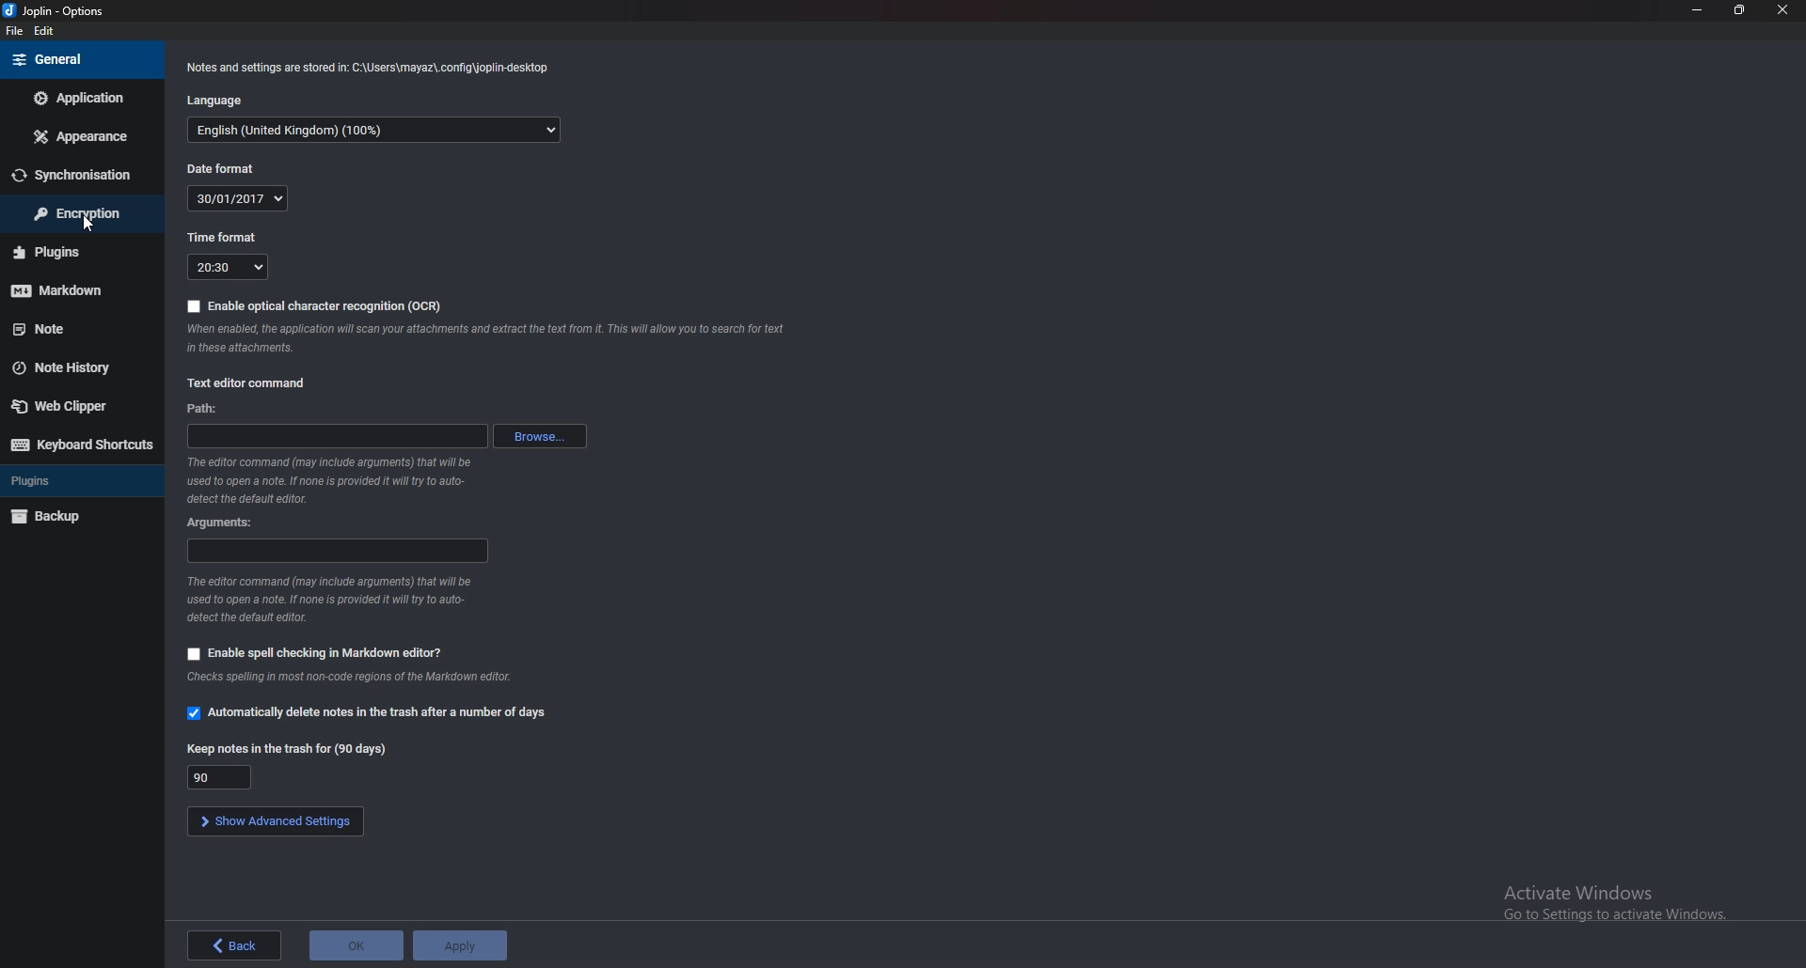 The image size is (1806, 968). Describe the element at coordinates (287, 750) in the screenshot. I see `` at that location.